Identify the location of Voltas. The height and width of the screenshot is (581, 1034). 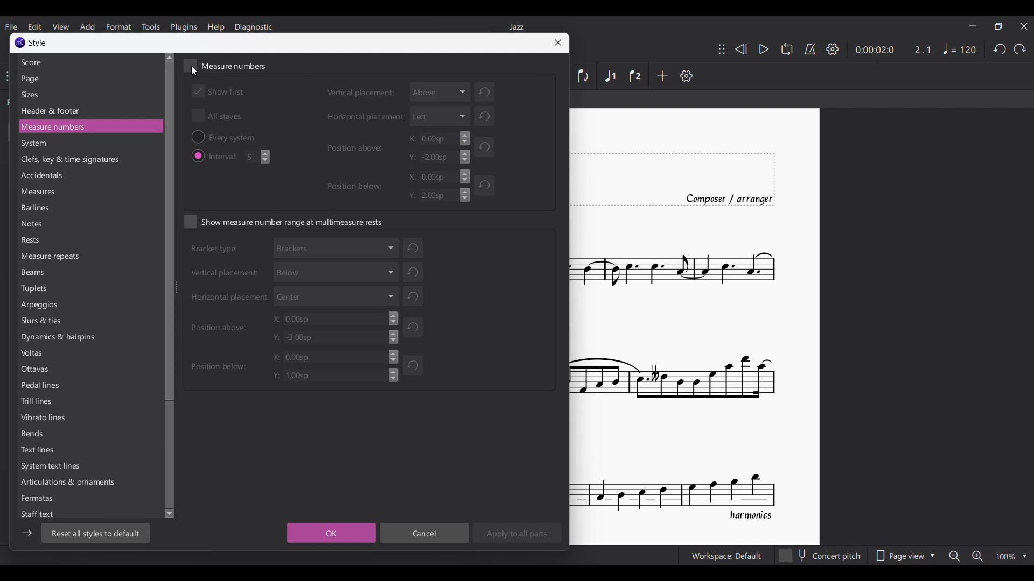
(33, 355).